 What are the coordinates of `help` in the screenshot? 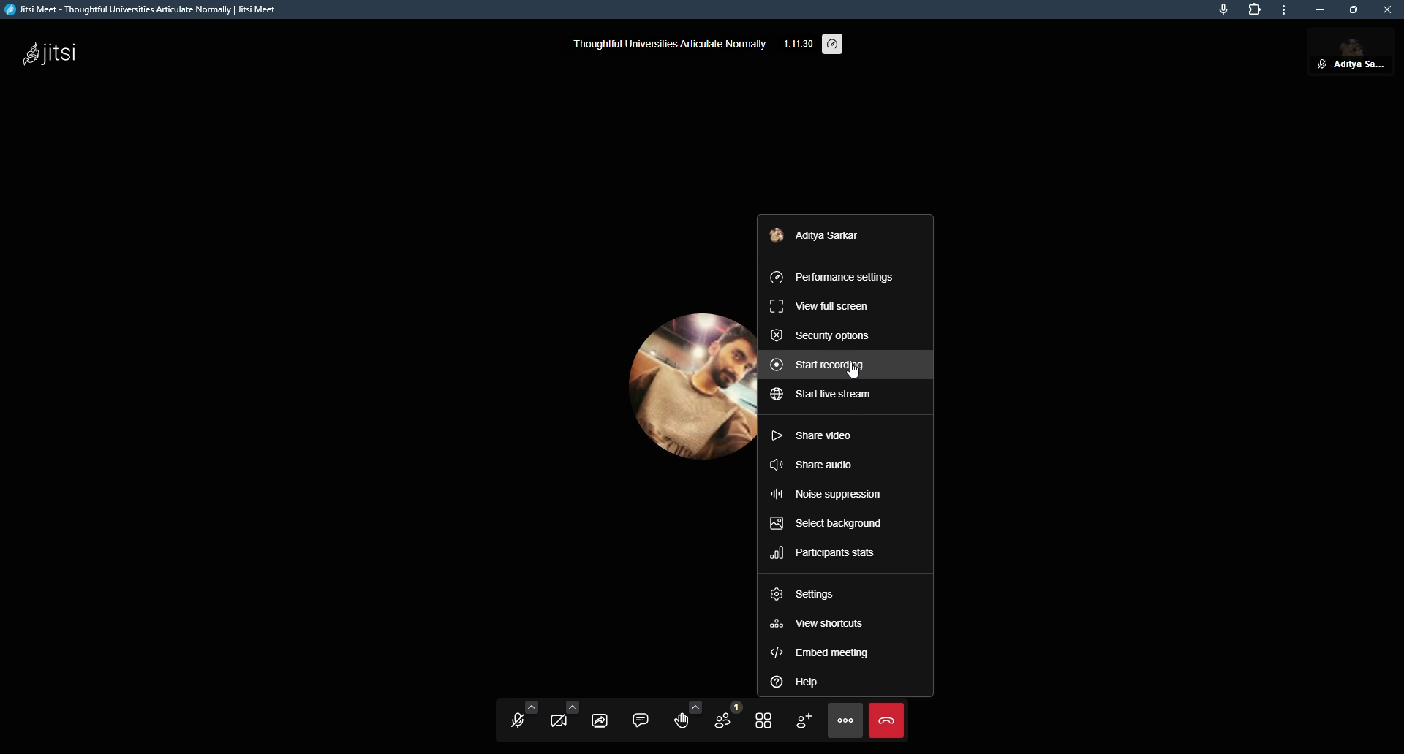 It's located at (796, 681).